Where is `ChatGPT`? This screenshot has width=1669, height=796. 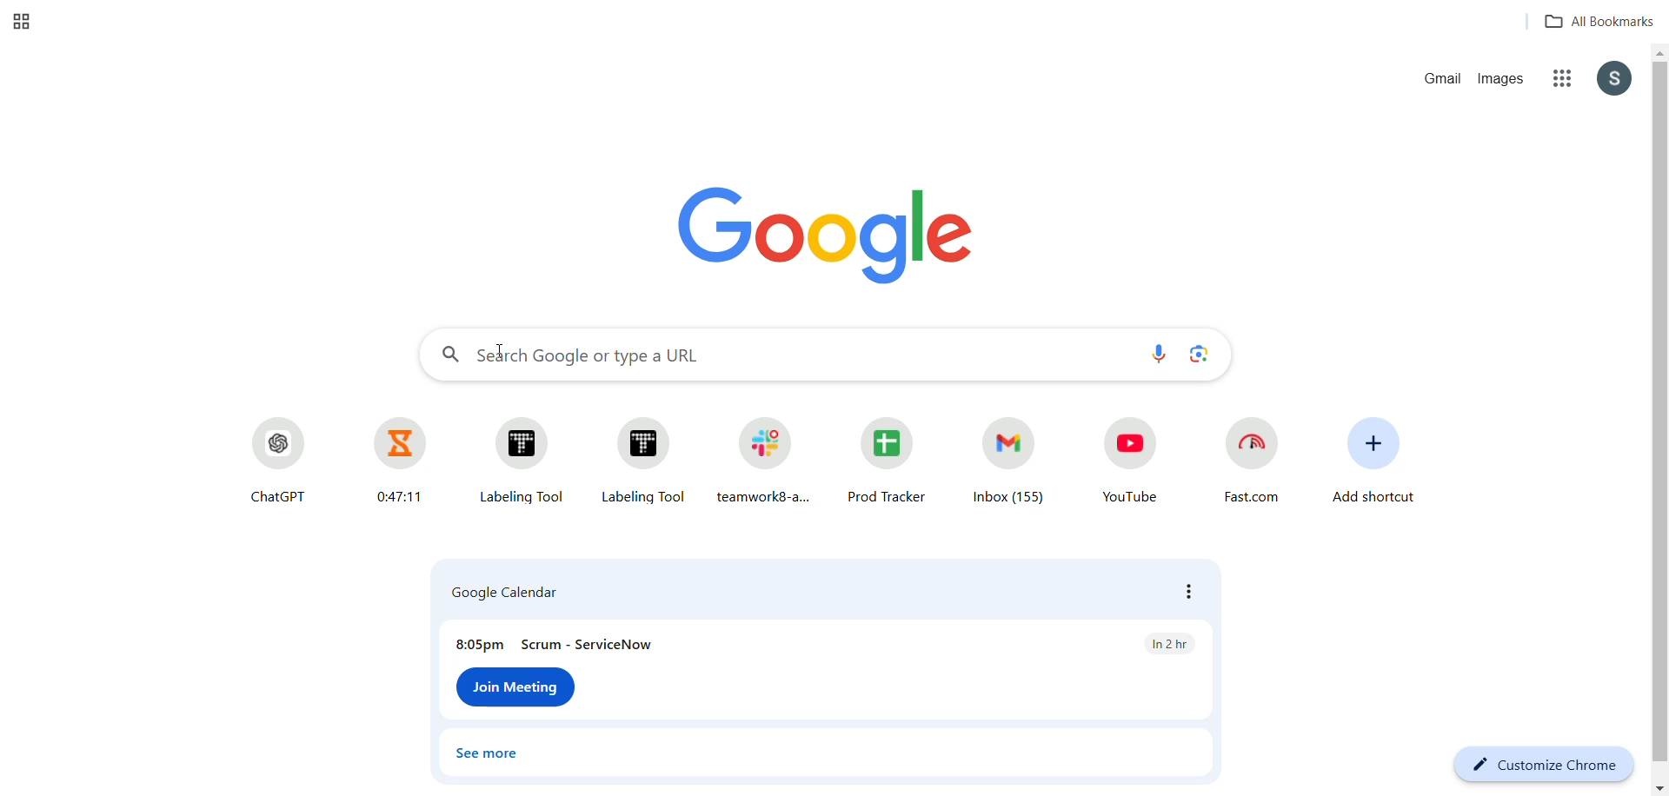 ChatGPT is located at coordinates (274, 461).